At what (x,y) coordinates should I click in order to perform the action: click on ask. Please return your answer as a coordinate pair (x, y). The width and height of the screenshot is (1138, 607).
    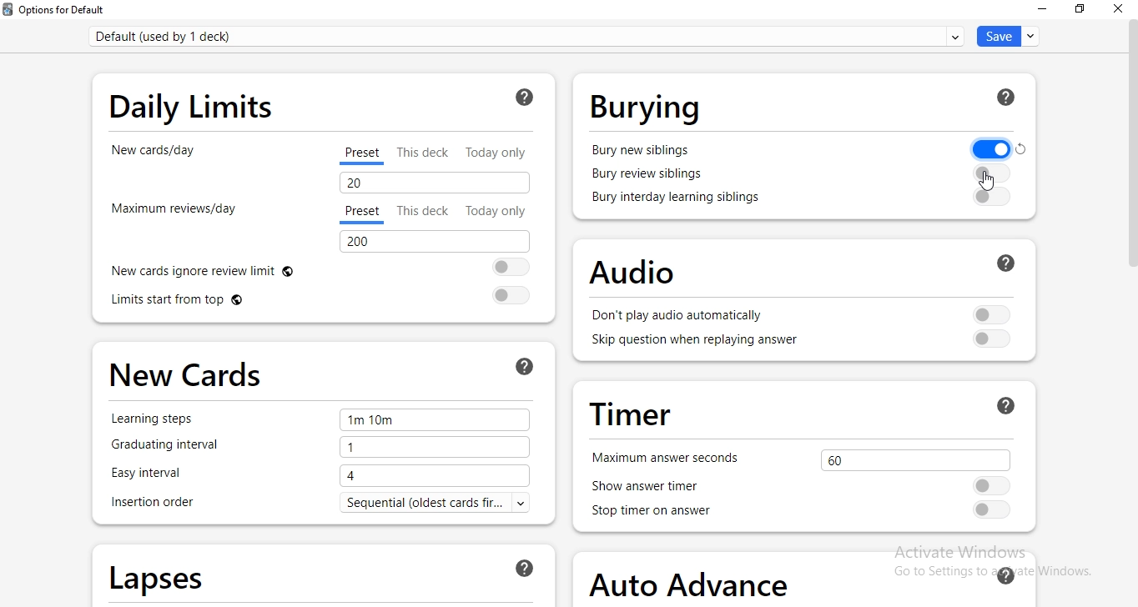
    Looking at the image, I should click on (1005, 573).